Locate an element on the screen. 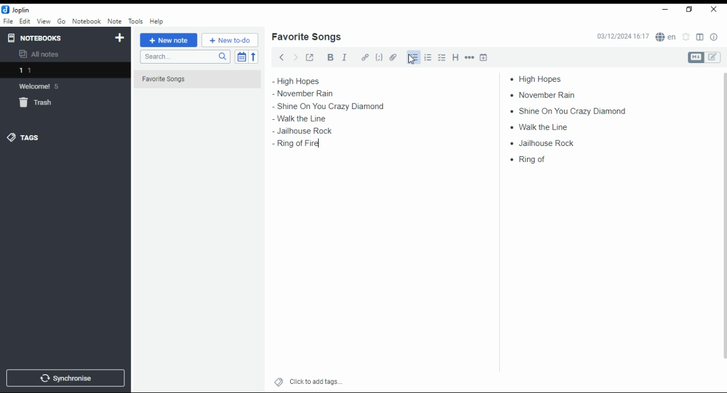 This screenshot has width=727, height=393. file is located at coordinates (8, 20).